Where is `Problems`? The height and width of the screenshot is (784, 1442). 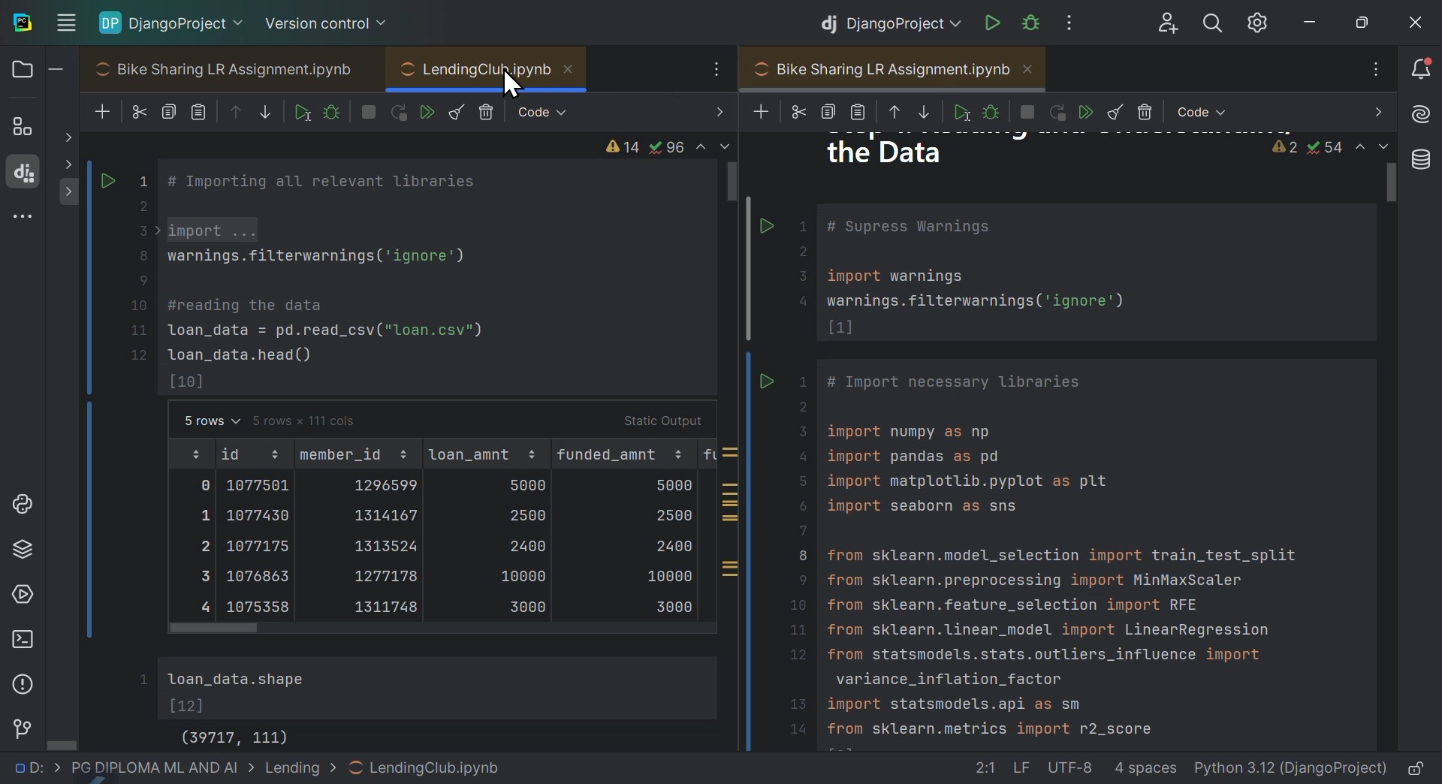
Problems is located at coordinates (23, 683).